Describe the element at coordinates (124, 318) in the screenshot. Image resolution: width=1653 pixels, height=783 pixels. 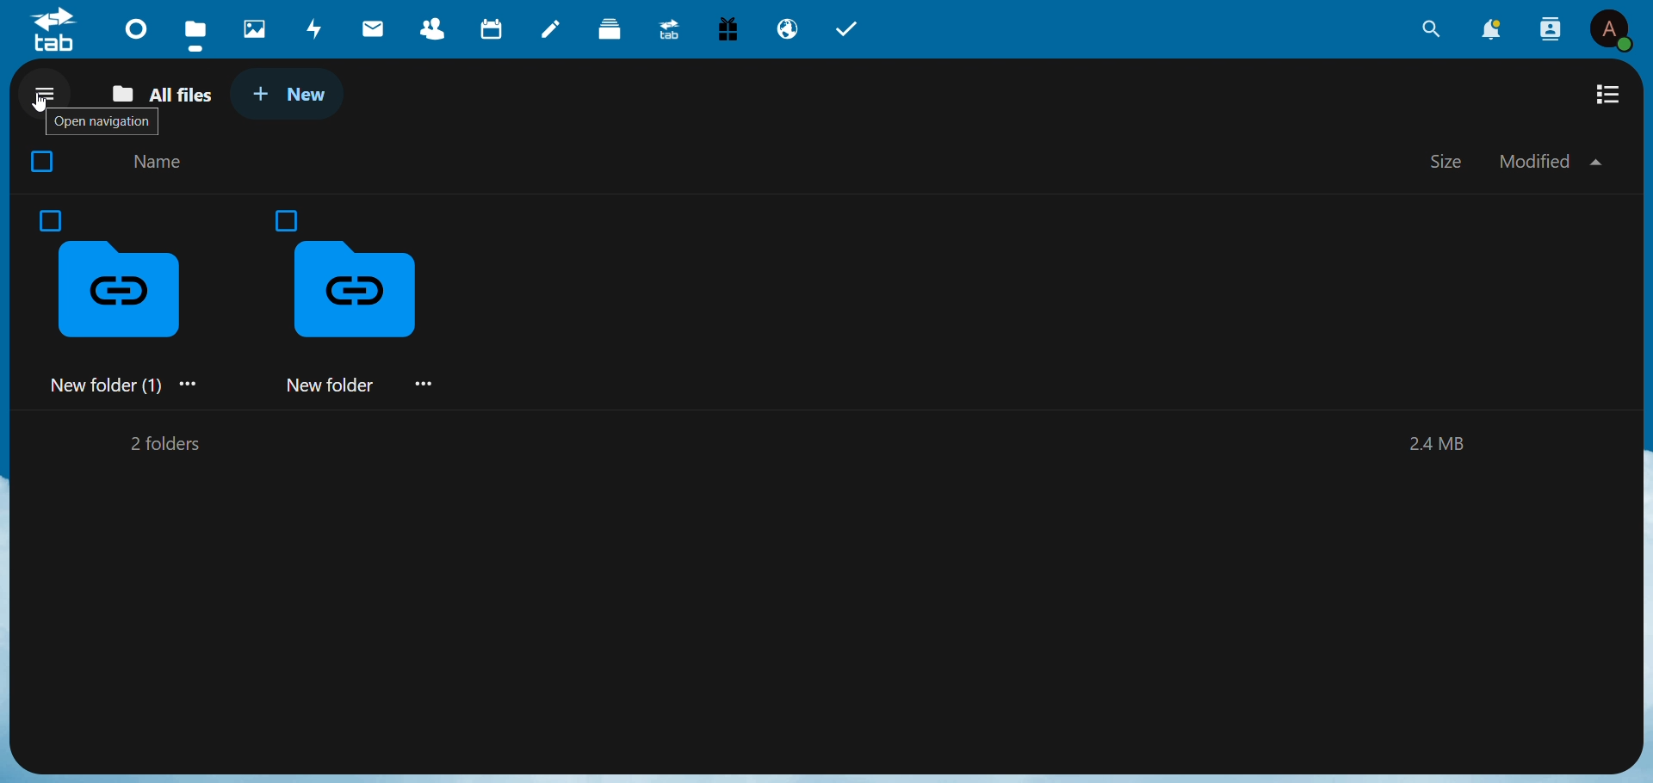
I see `new folder 1` at that location.